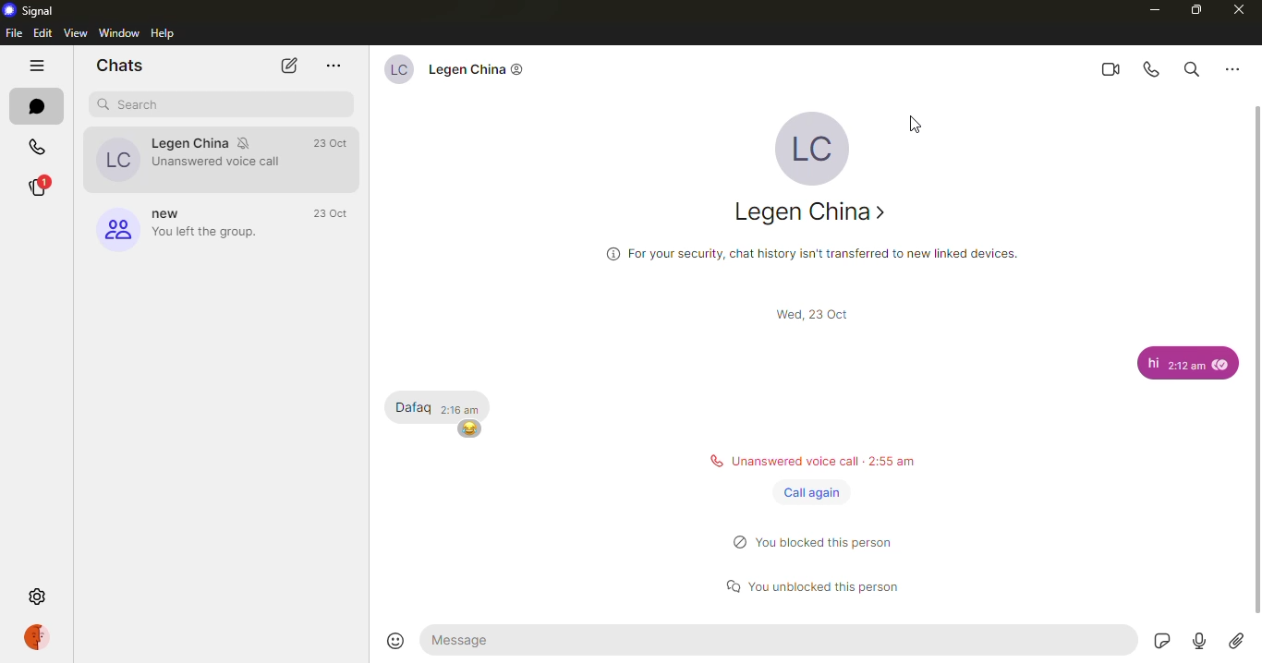 The image size is (1262, 663). What do you see at coordinates (75, 31) in the screenshot?
I see `view` at bounding box center [75, 31].